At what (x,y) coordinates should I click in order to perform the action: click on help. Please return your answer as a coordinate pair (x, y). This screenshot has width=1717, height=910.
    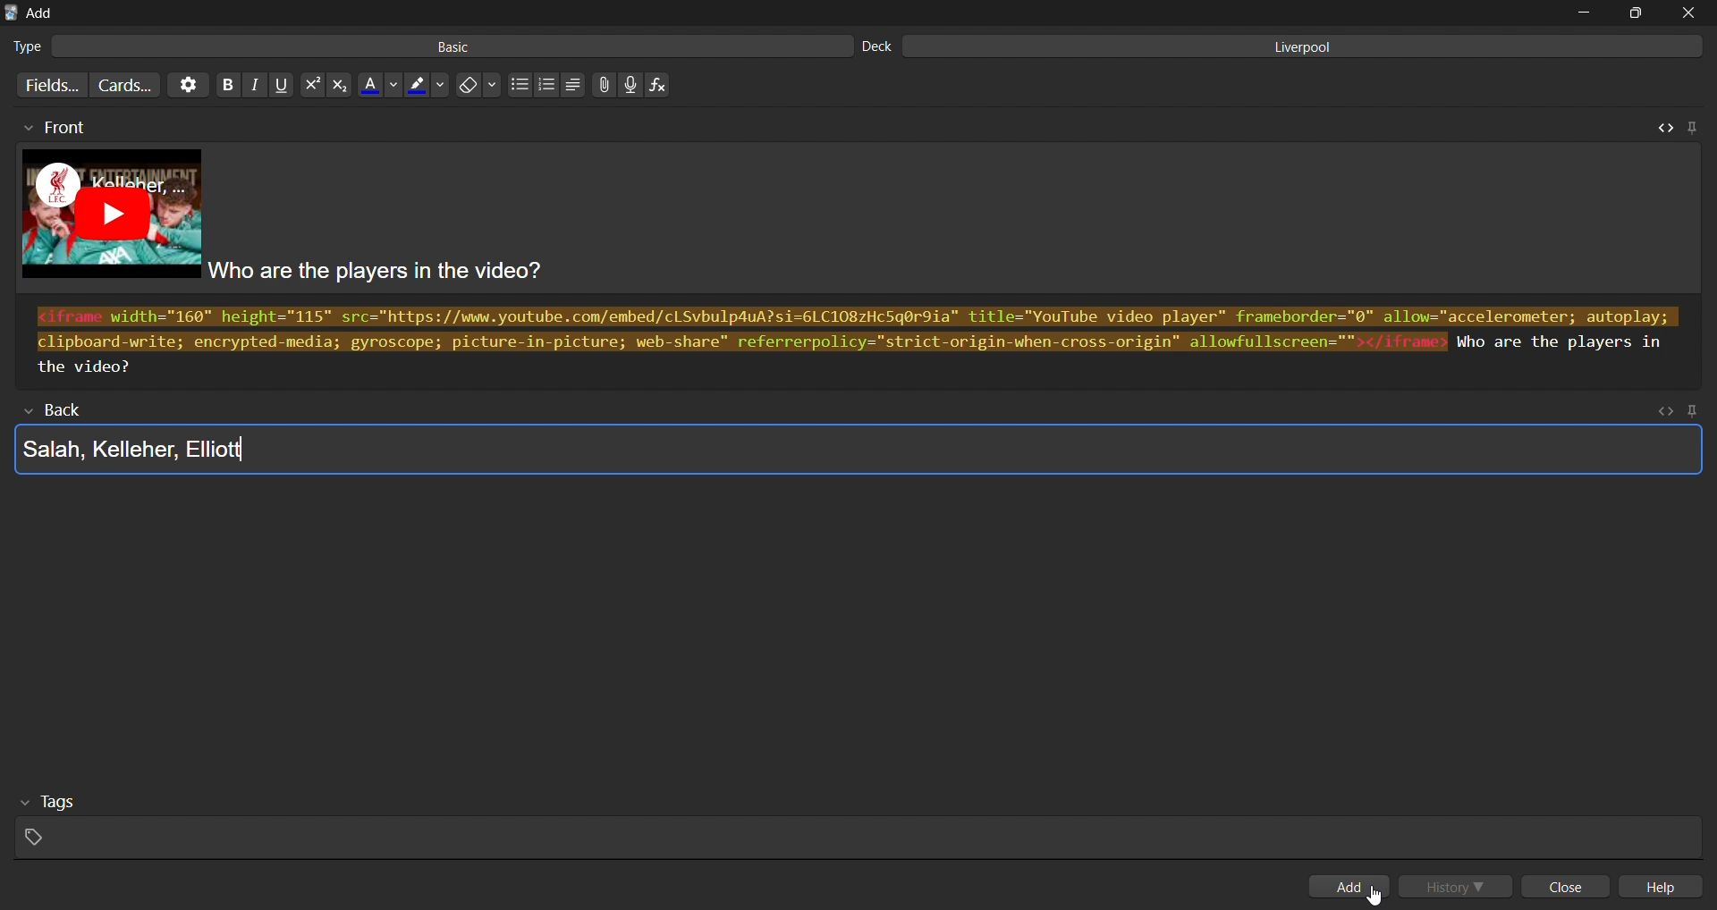
    Looking at the image, I should click on (1668, 888).